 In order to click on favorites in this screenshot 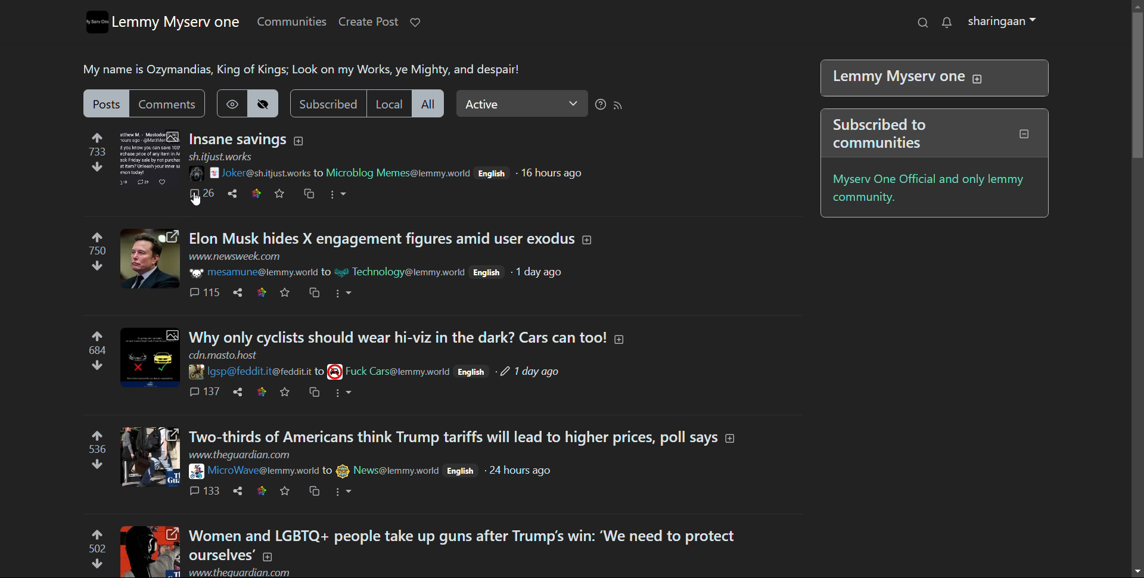, I will do `click(279, 194)`.